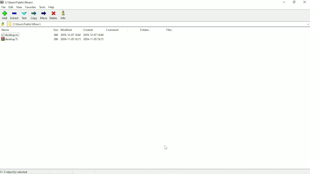 The width and height of the screenshot is (310, 174). Describe the element at coordinates (15, 172) in the screenshot. I see `0/2 object(s) selected` at that location.